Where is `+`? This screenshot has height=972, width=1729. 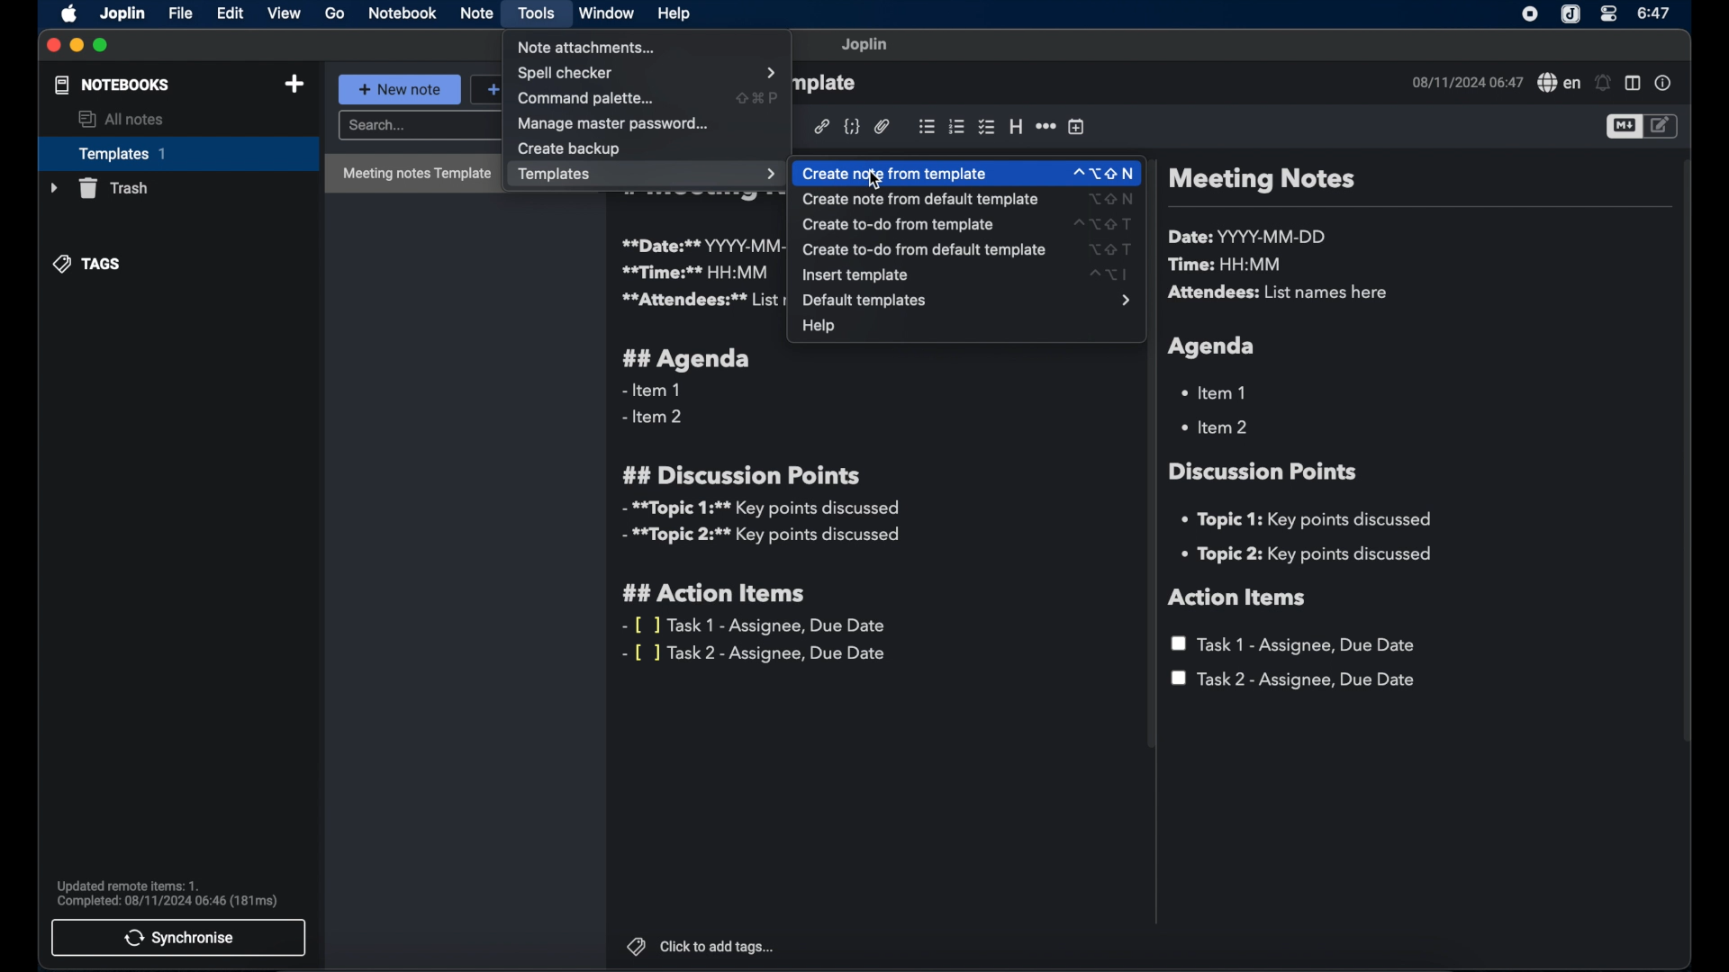
+ is located at coordinates (486, 88).